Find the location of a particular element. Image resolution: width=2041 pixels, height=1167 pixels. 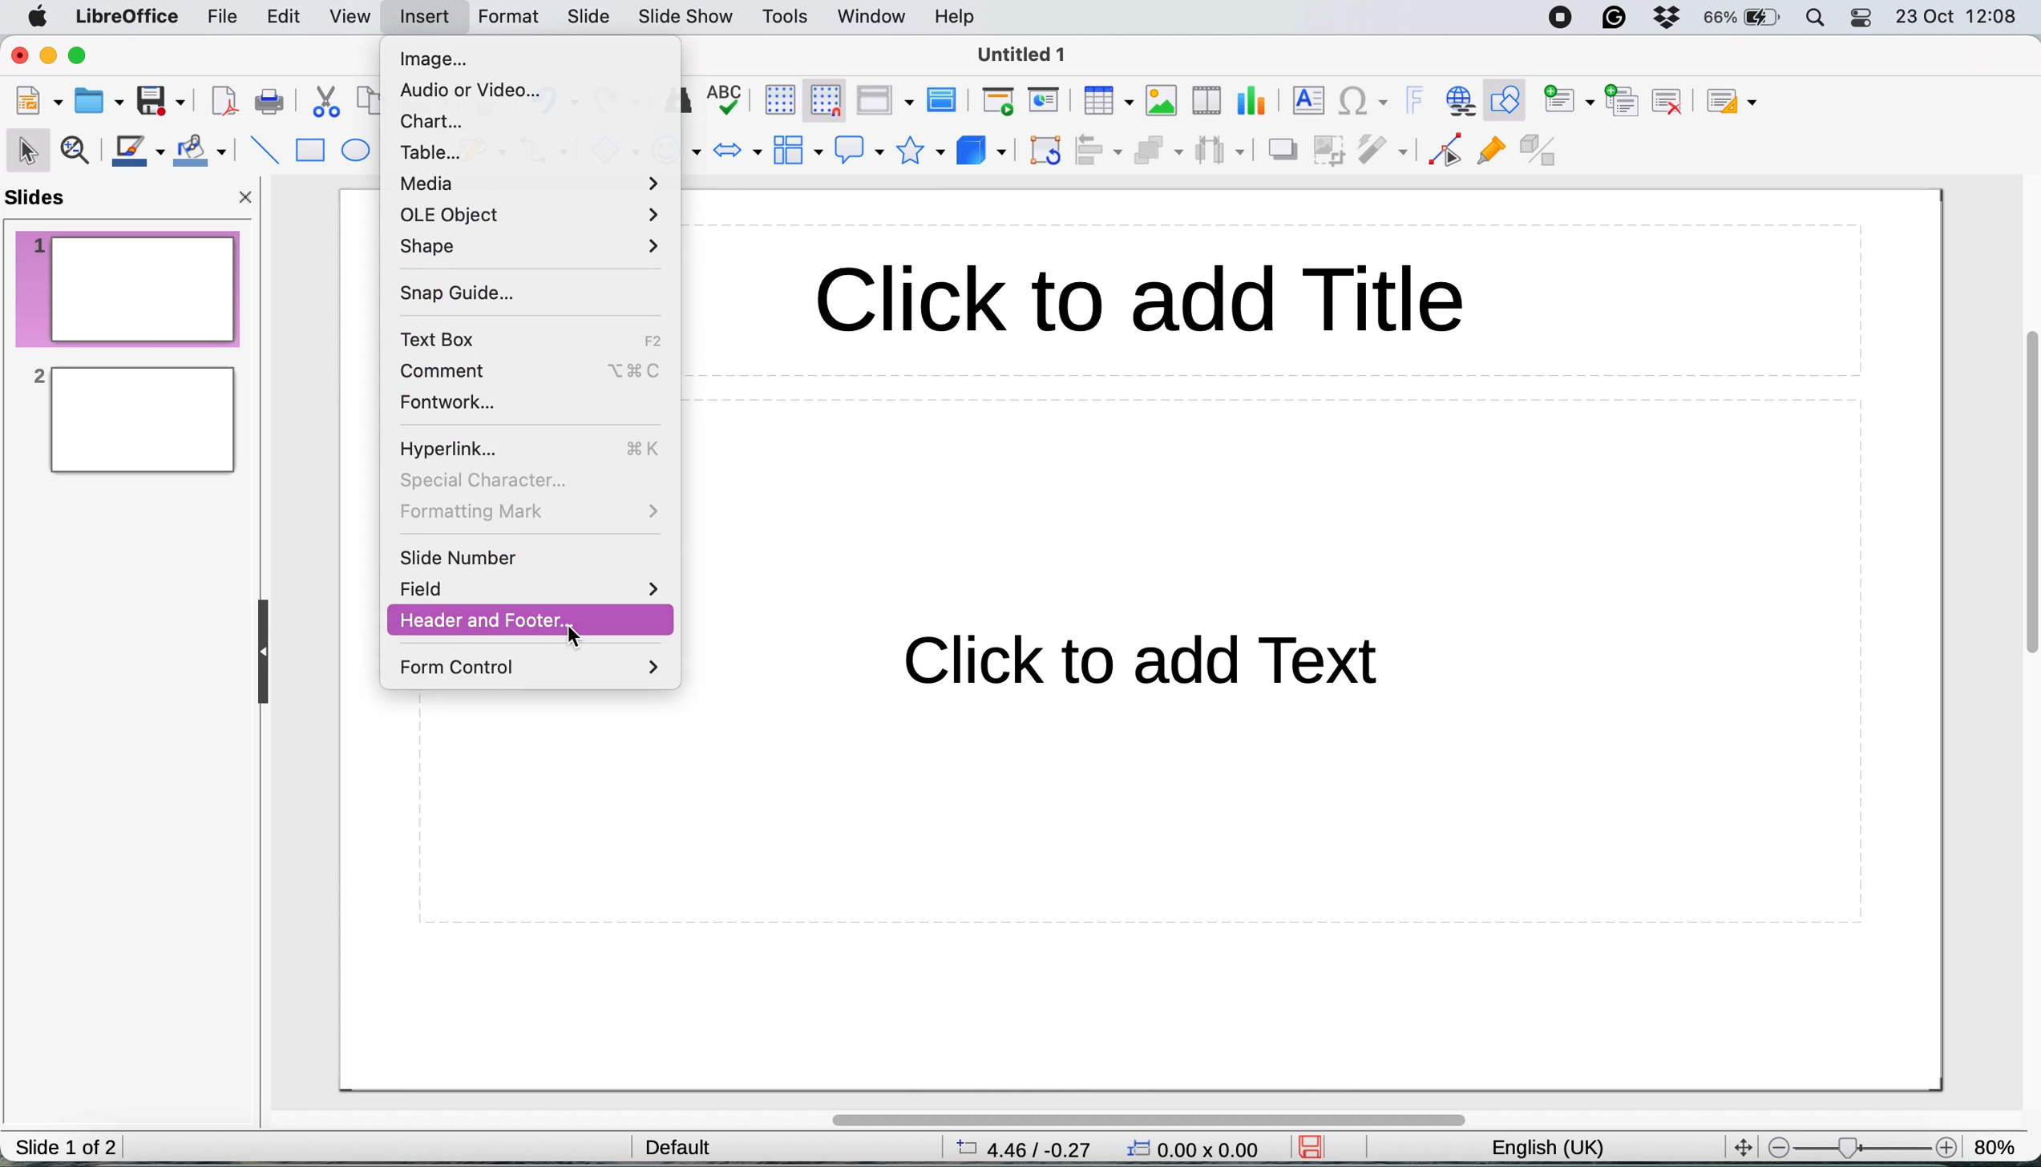

start from current slide is located at coordinates (1046, 101).